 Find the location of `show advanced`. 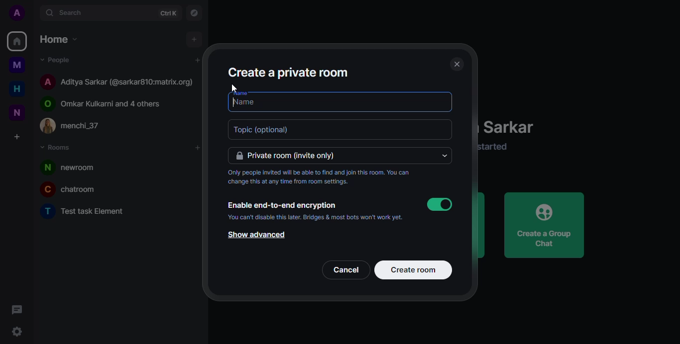

show advanced is located at coordinates (257, 235).